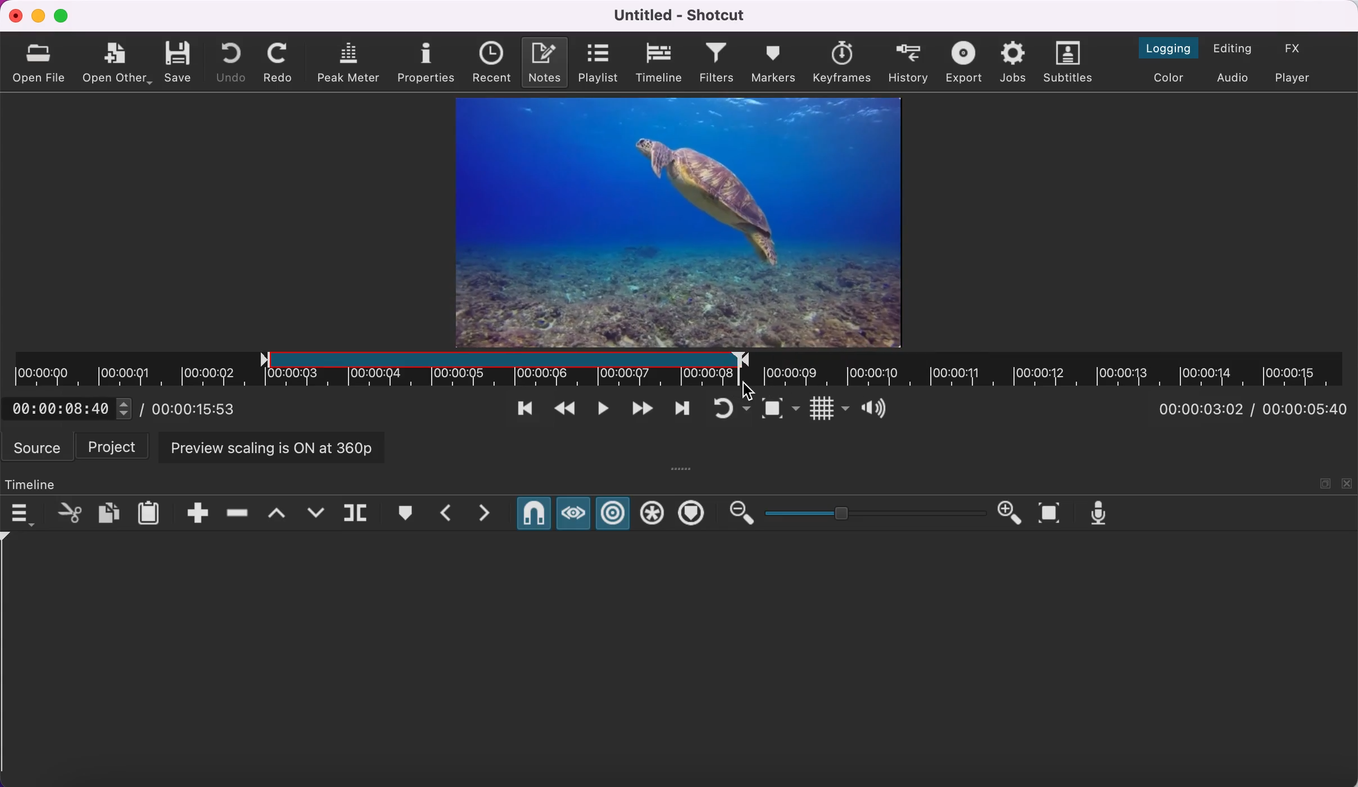 The image size is (1358, 787). I want to click on zoom timeline to fit, so click(1053, 513).